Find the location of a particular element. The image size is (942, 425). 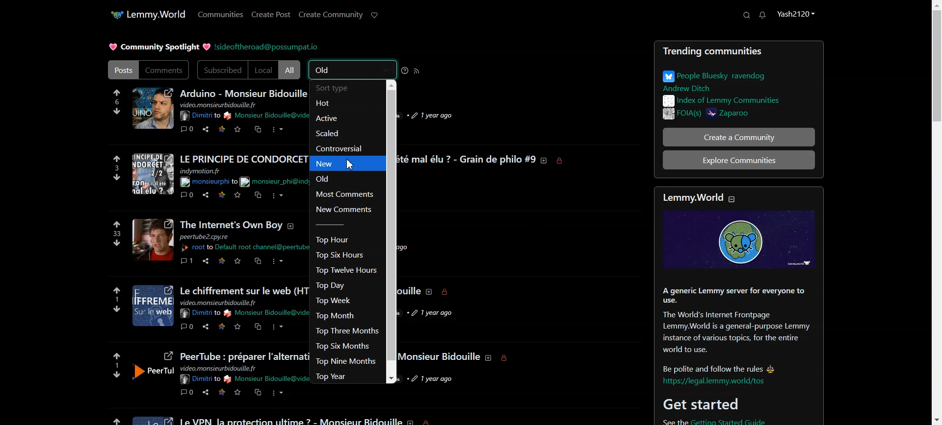

1 is located at coordinates (115, 366).